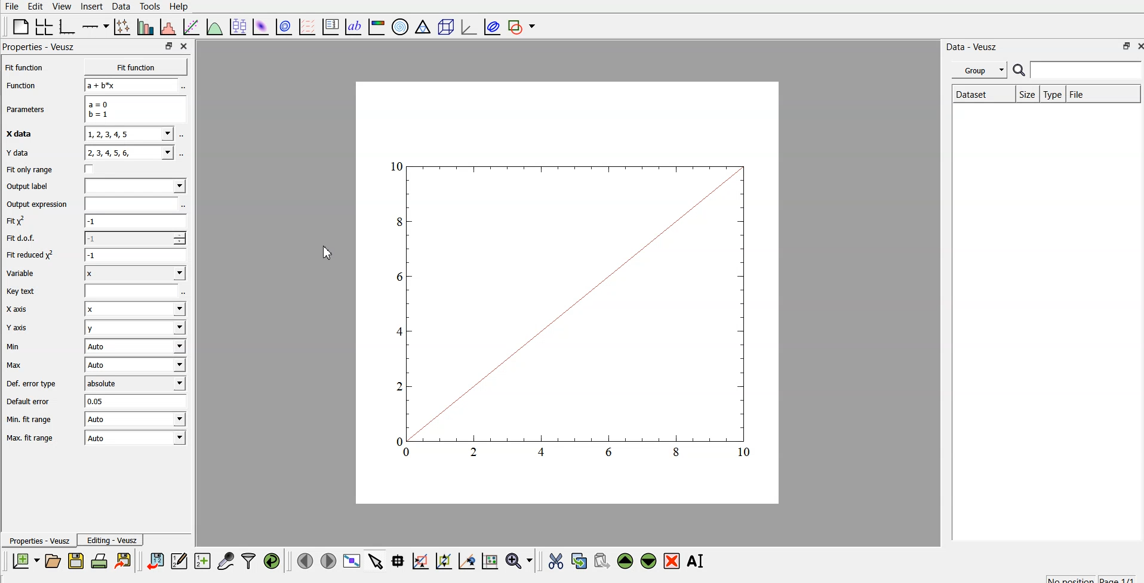 This screenshot has height=583, width=1144. What do you see at coordinates (29, 255) in the screenshot?
I see `| Fit reduced x^2` at bounding box center [29, 255].